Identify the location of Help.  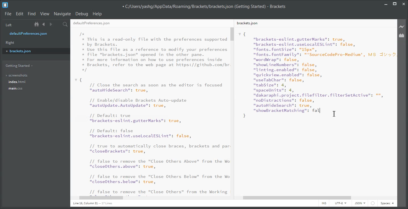
(98, 14).